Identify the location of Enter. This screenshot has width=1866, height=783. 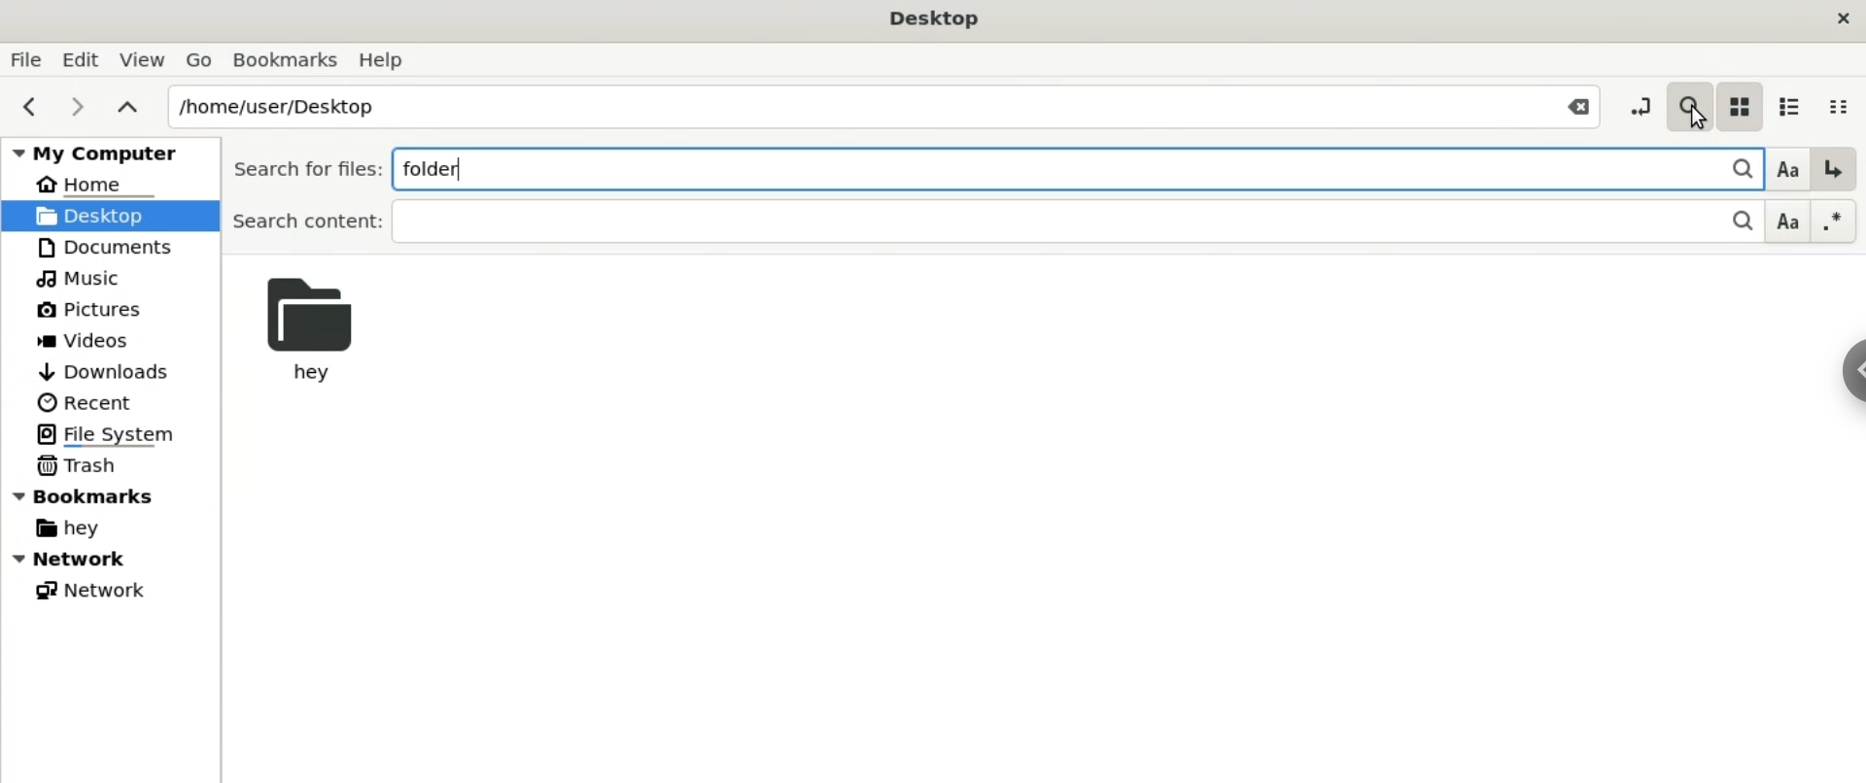
(1834, 169).